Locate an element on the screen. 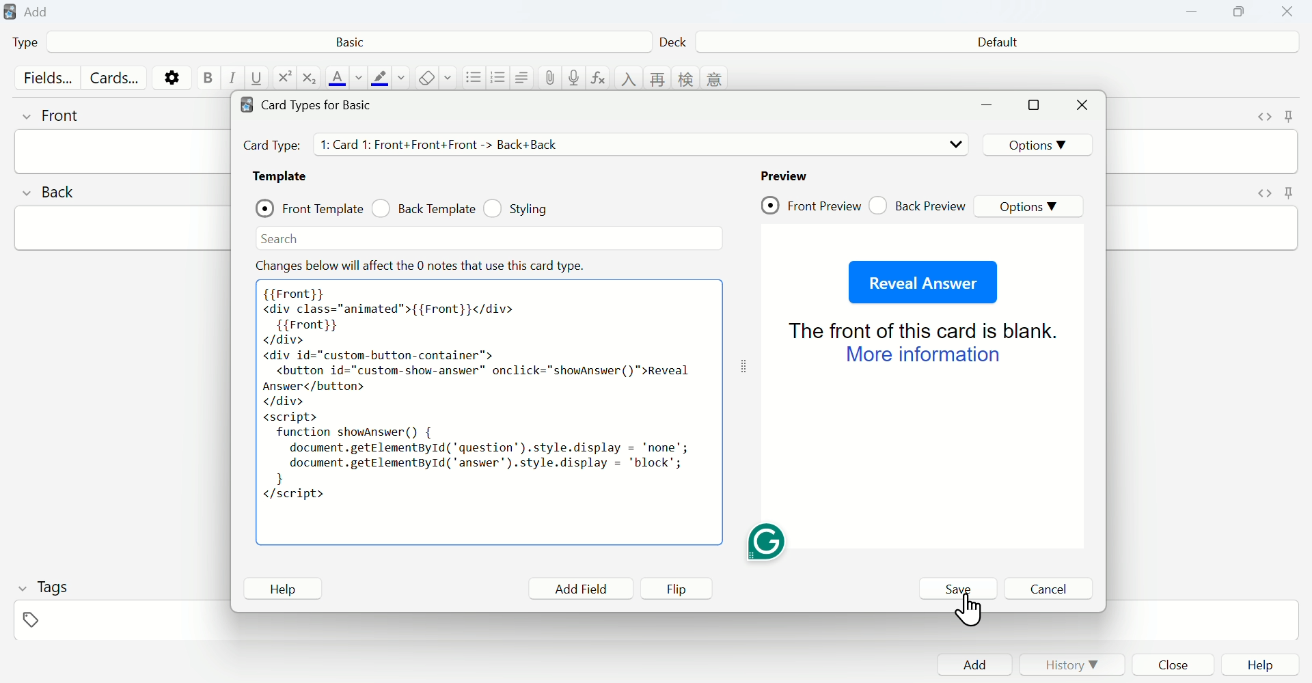  Effect note is located at coordinates (422, 264).